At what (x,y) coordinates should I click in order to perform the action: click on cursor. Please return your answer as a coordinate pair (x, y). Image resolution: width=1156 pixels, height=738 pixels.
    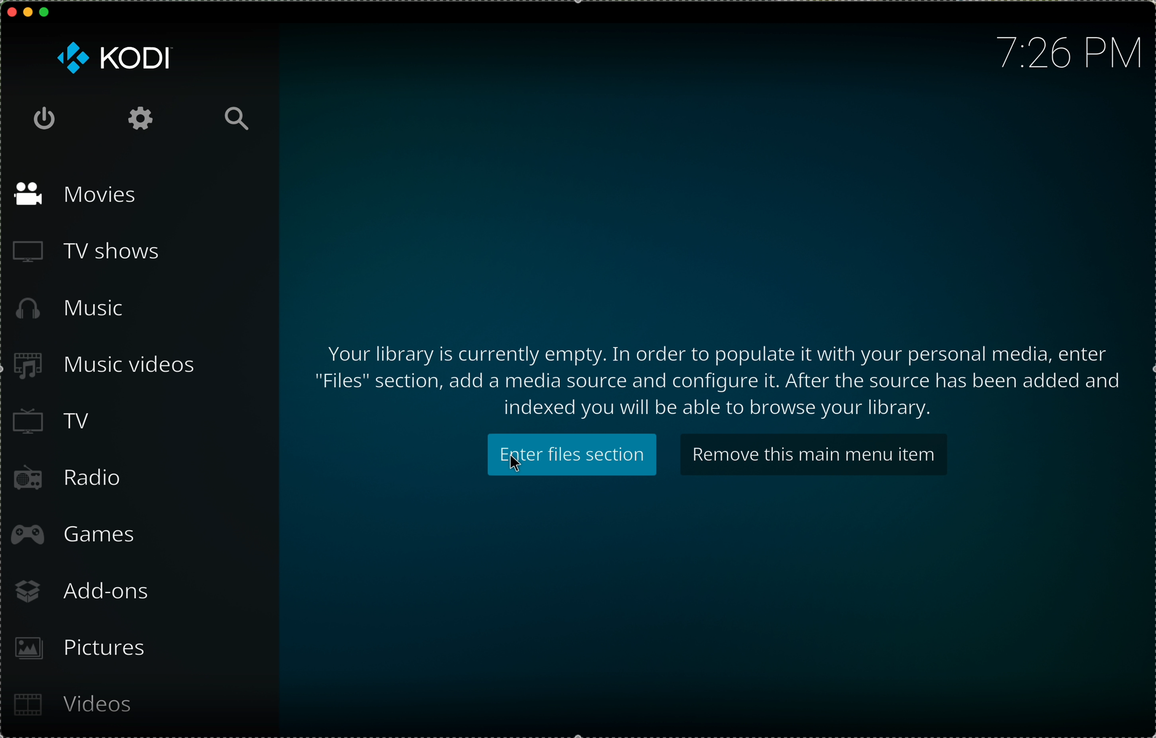
    Looking at the image, I should click on (517, 465).